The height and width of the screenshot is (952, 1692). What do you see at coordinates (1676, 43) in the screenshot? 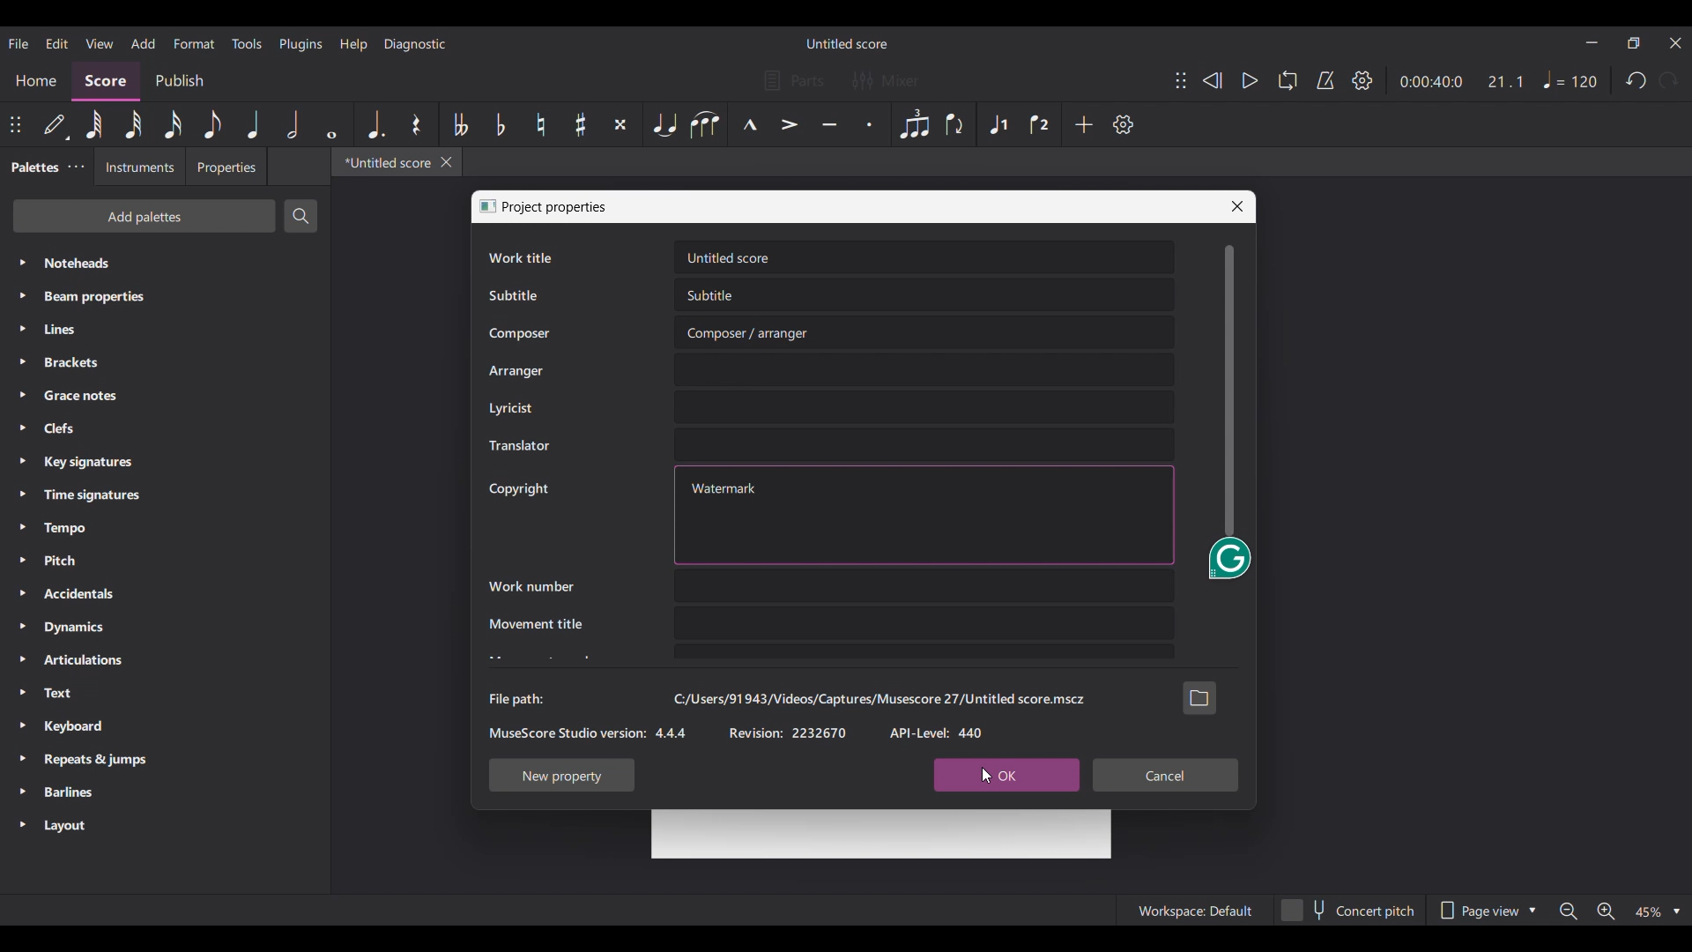
I see `Close interface` at bounding box center [1676, 43].